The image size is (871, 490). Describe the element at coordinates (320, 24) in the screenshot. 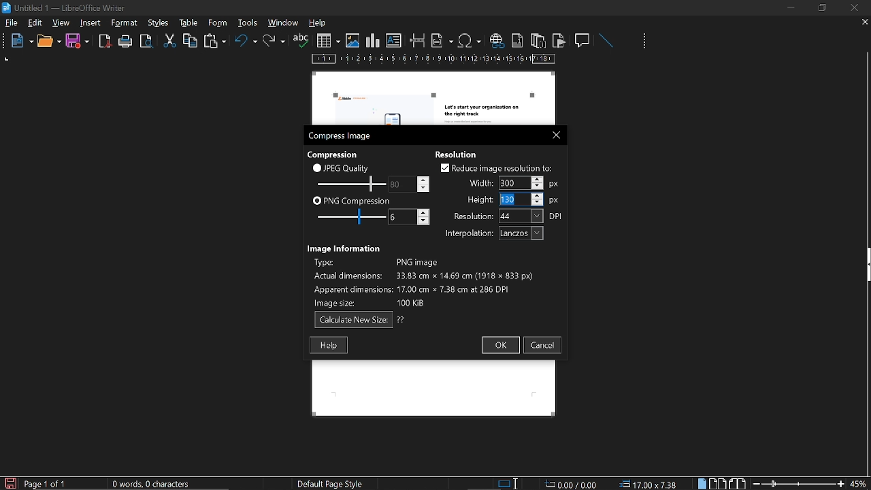

I see `help` at that location.